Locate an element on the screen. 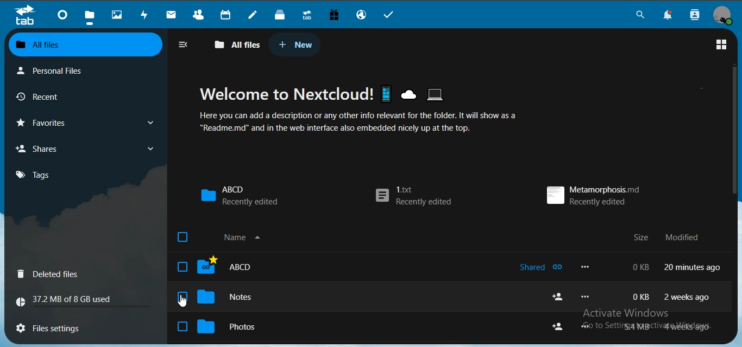 The image size is (742, 347). recent is located at coordinates (58, 96).